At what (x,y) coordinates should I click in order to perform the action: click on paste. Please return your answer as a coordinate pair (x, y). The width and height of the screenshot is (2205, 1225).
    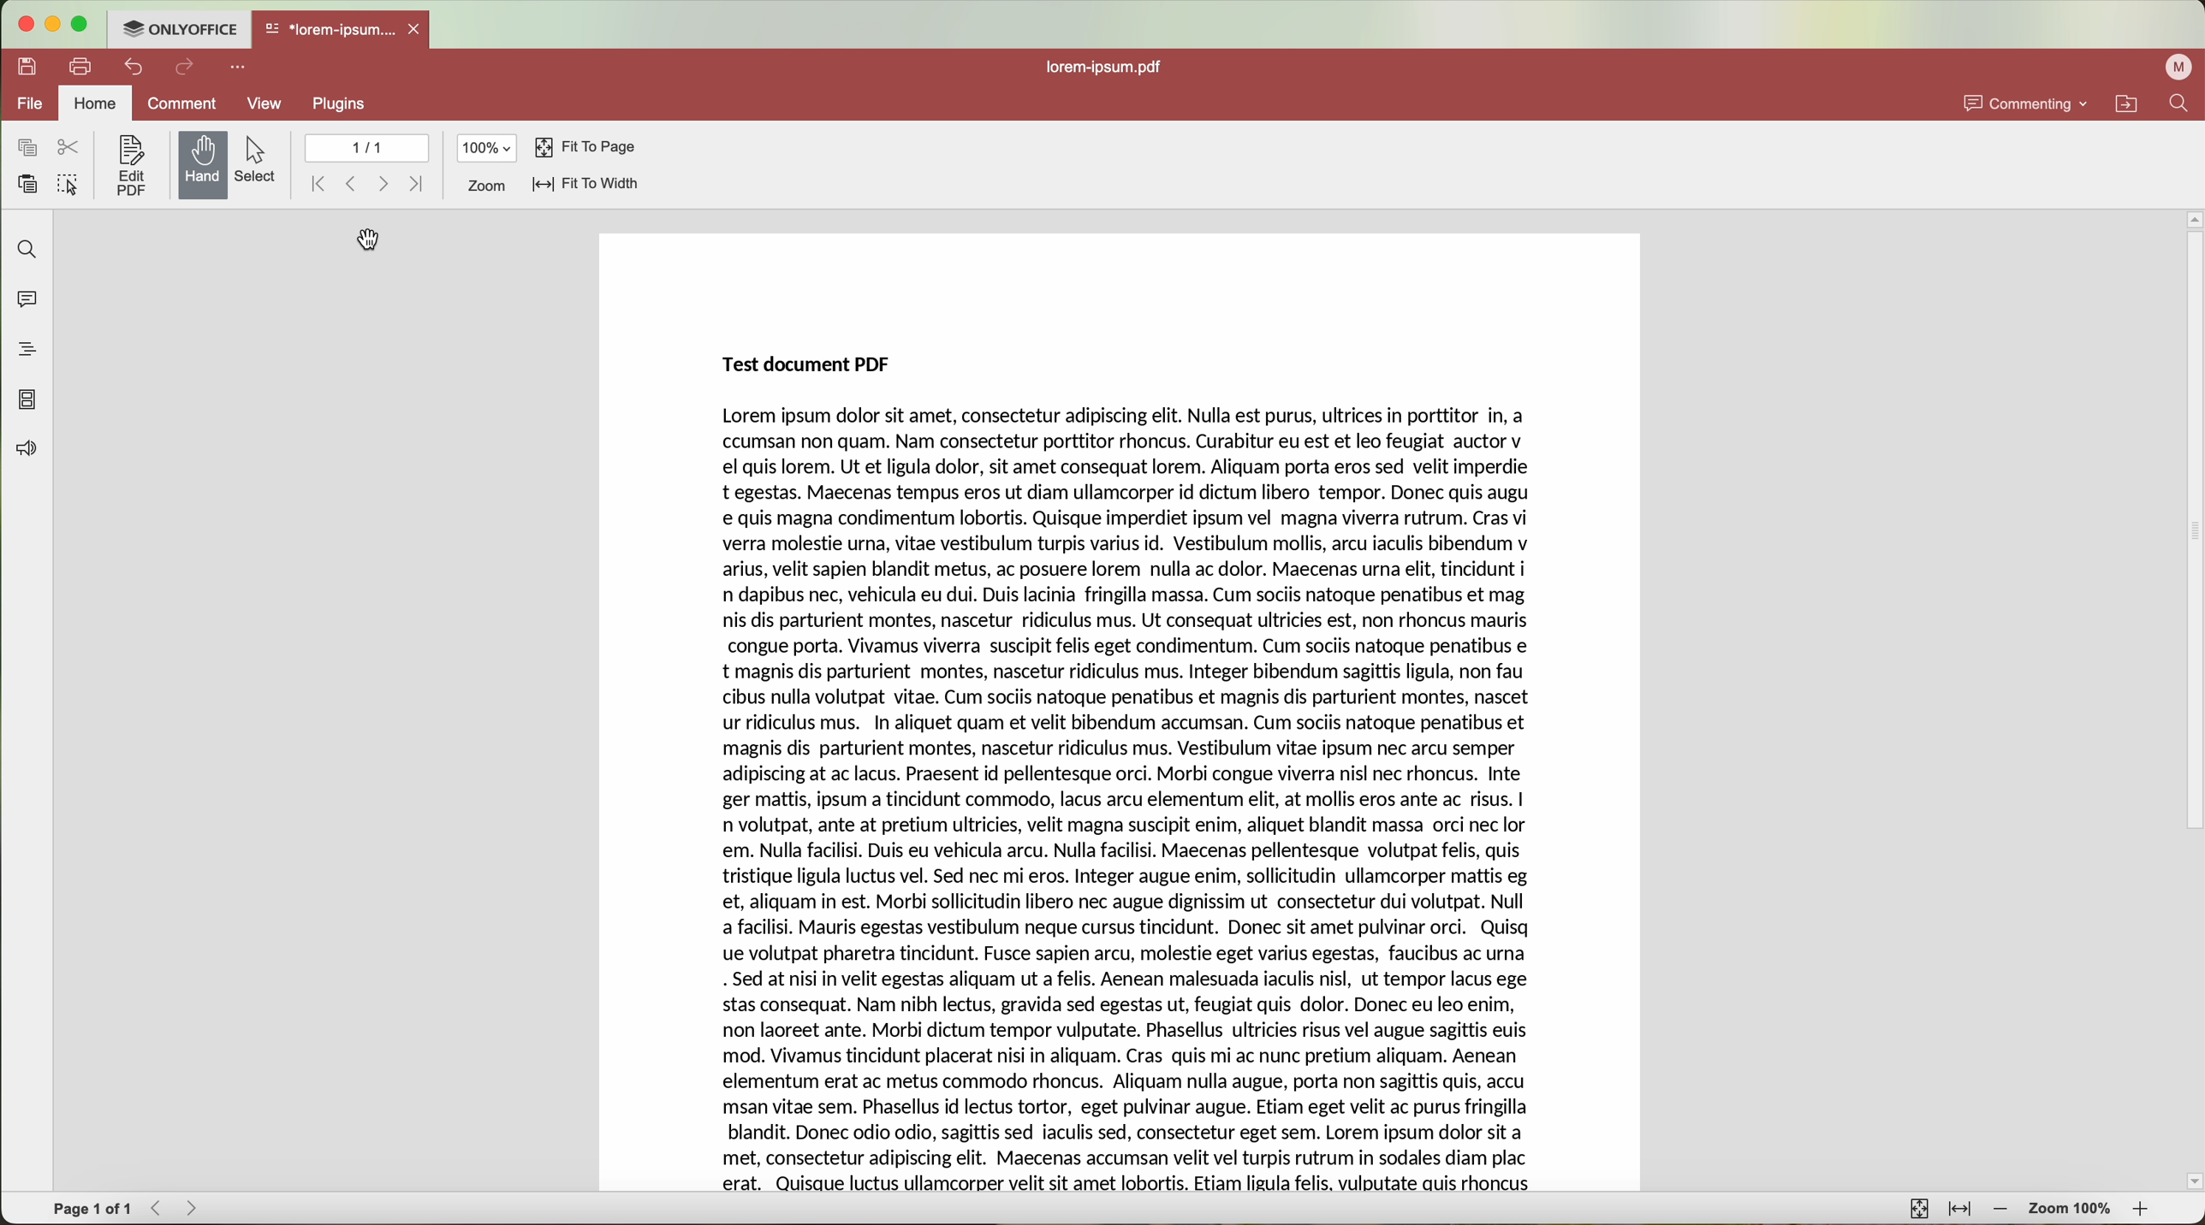
    Looking at the image, I should click on (21, 184).